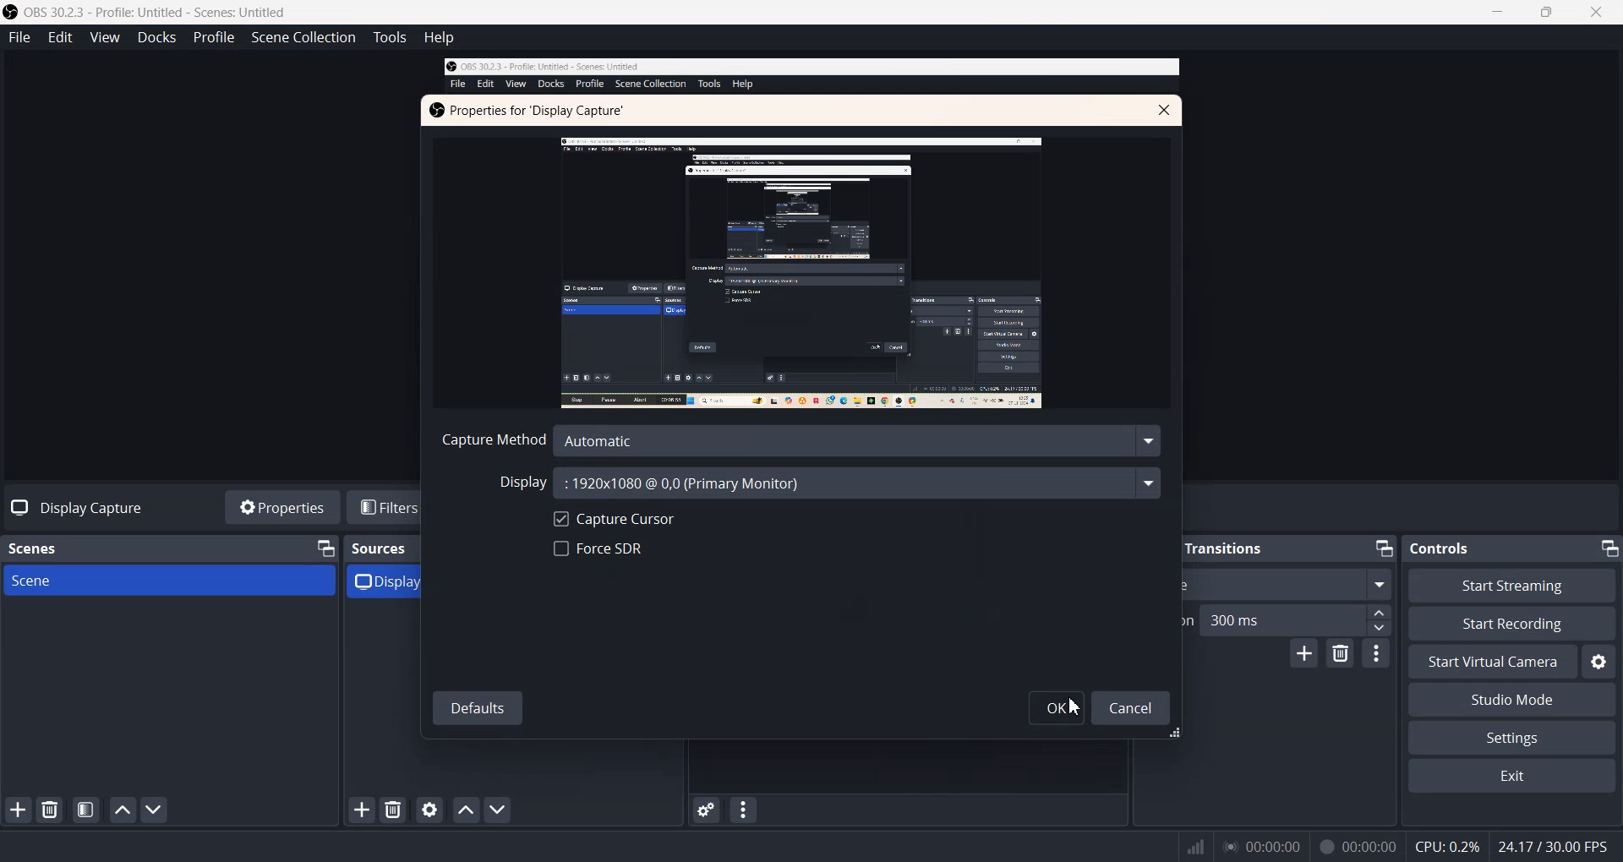  What do you see at coordinates (1056, 707) in the screenshot?
I see `OK` at bounding box center [1056, 707].